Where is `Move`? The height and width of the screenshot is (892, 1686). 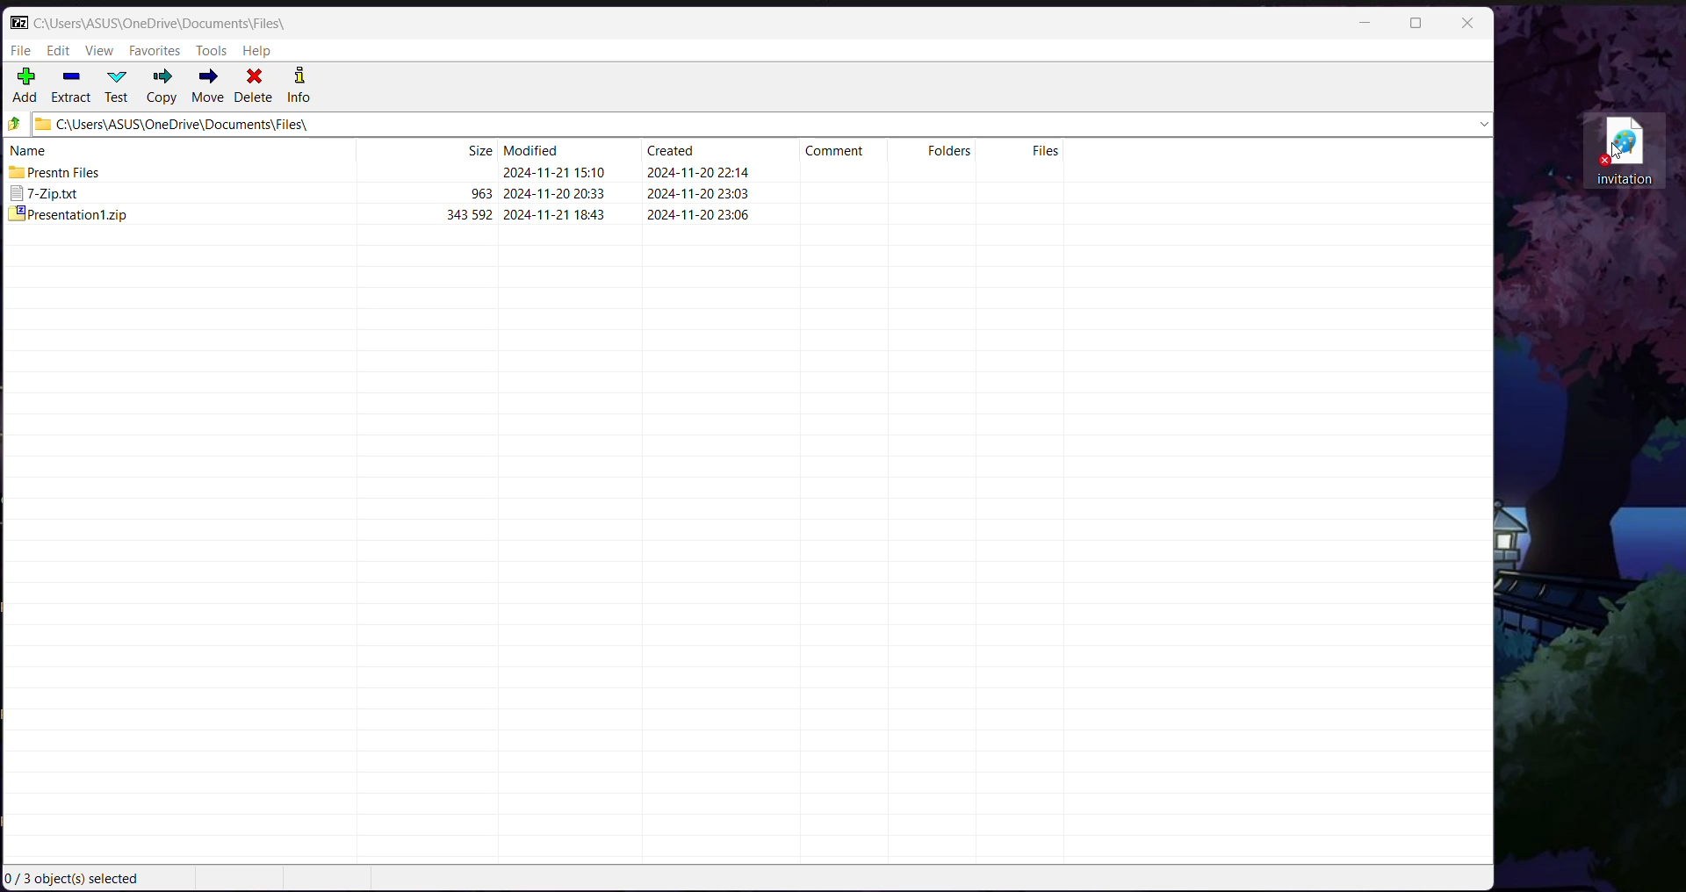
Move is located at coordinates (206, 86).